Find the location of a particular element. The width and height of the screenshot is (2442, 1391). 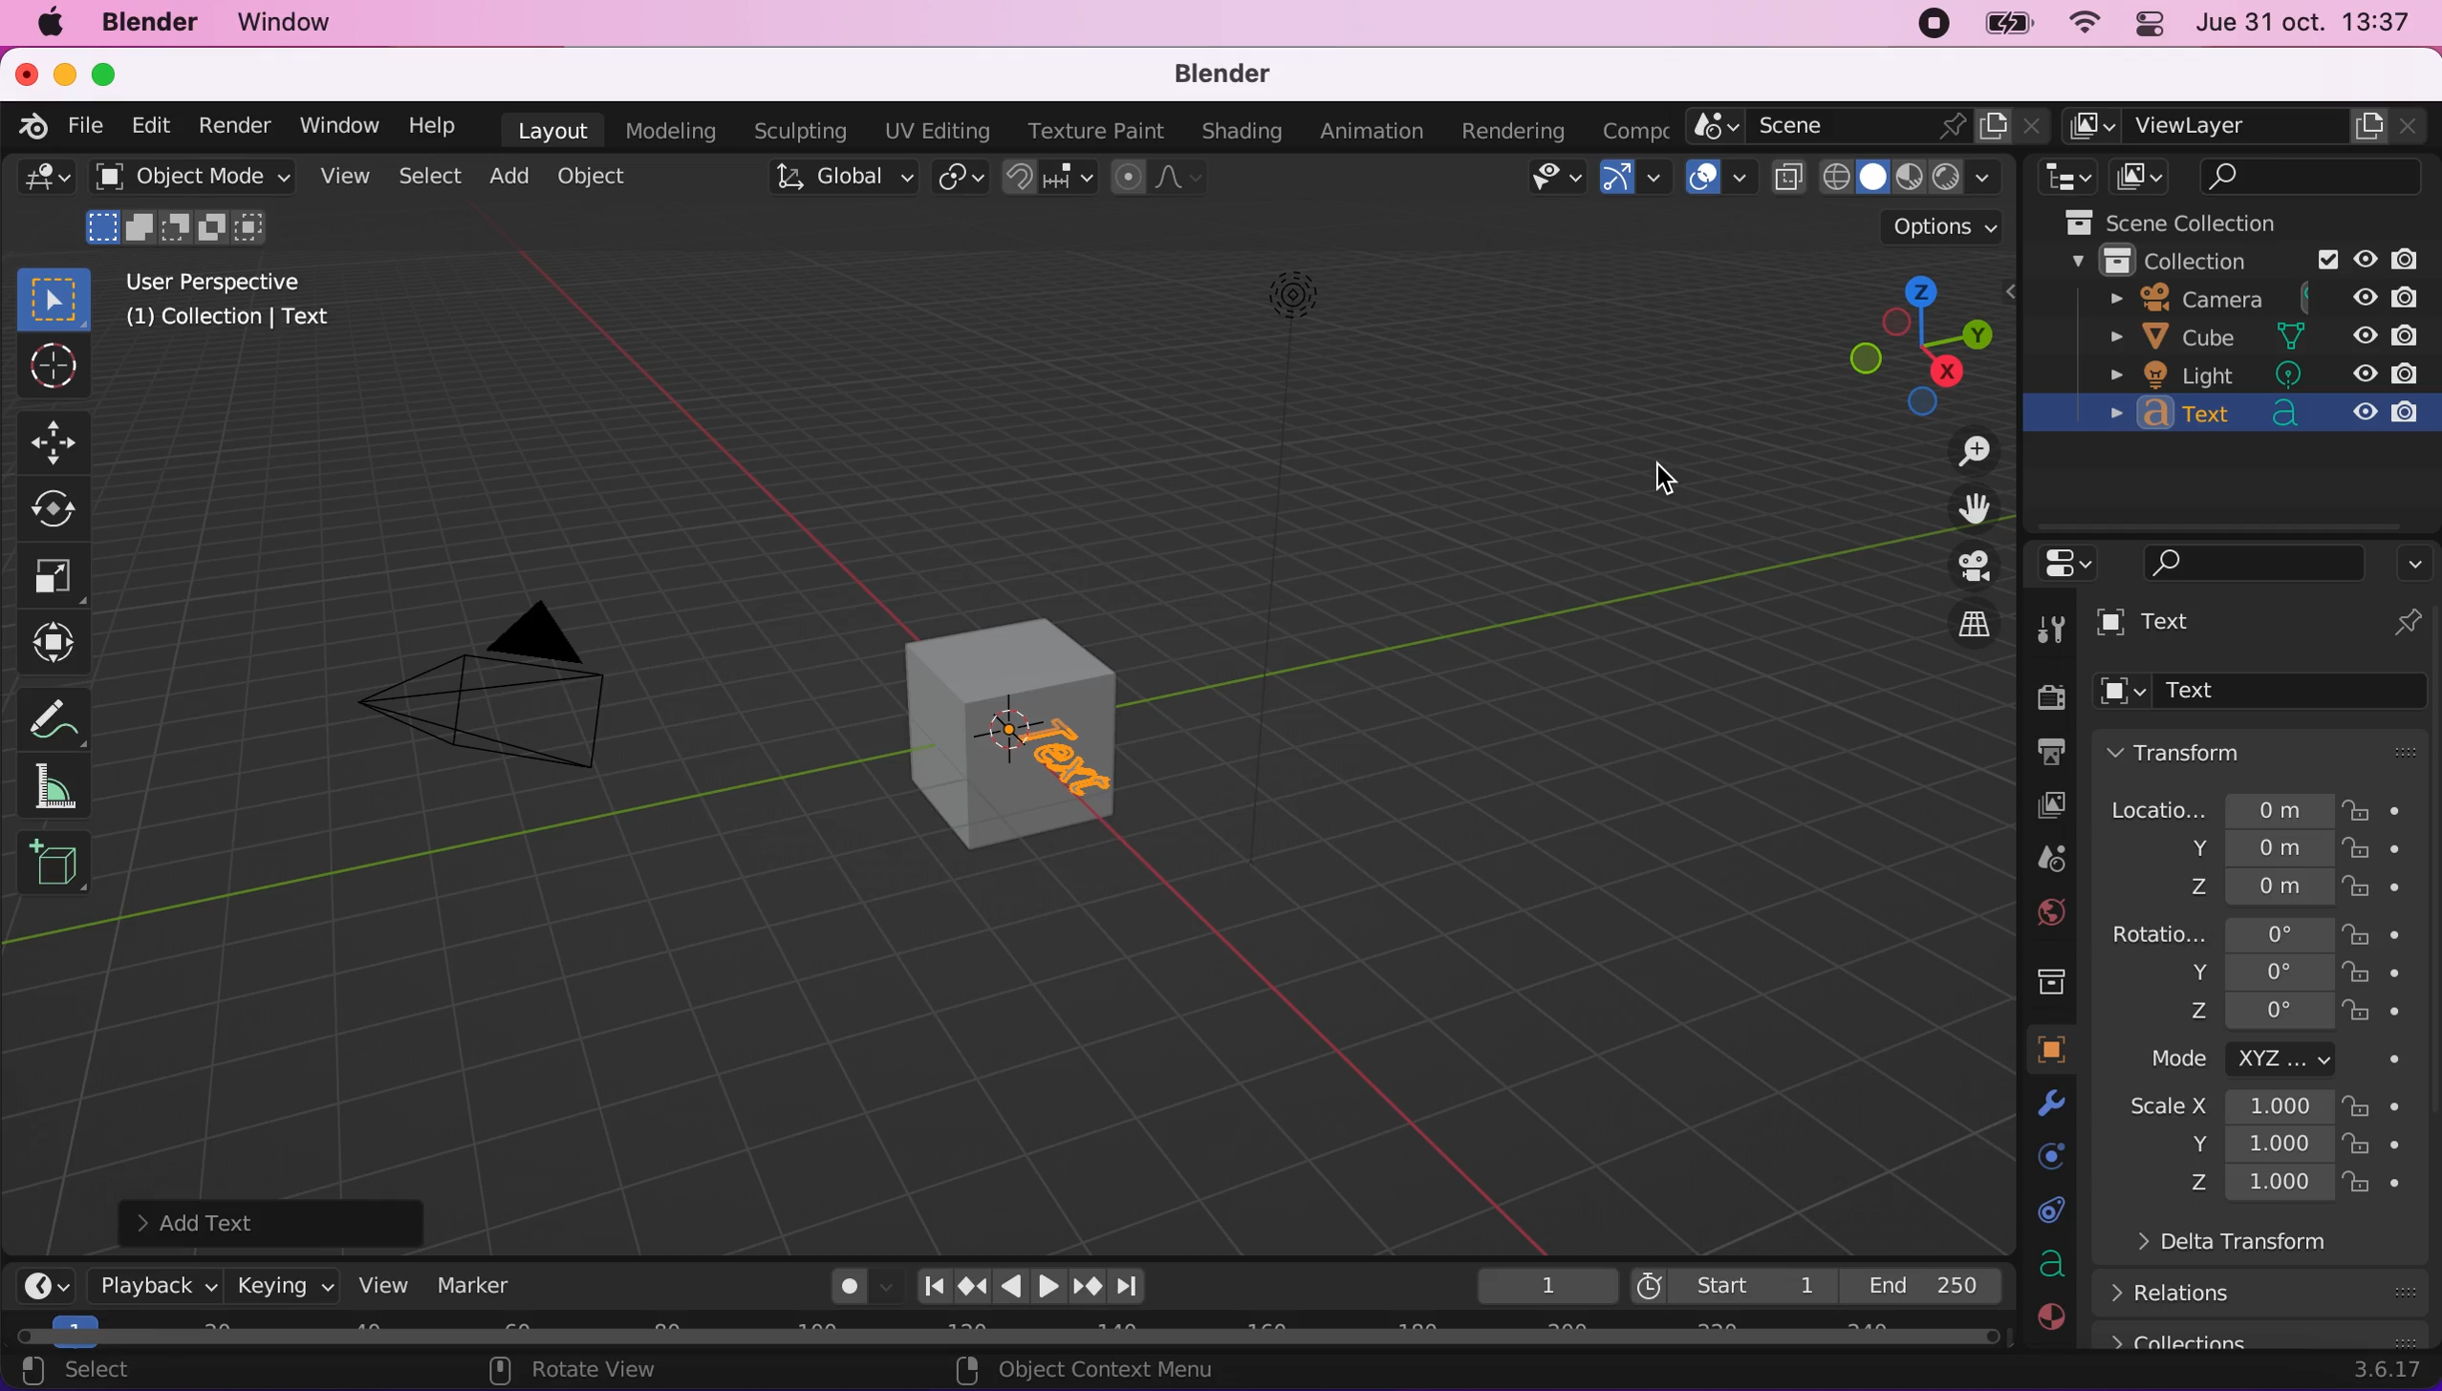

gizmos is located at coordinates (1633, 179).